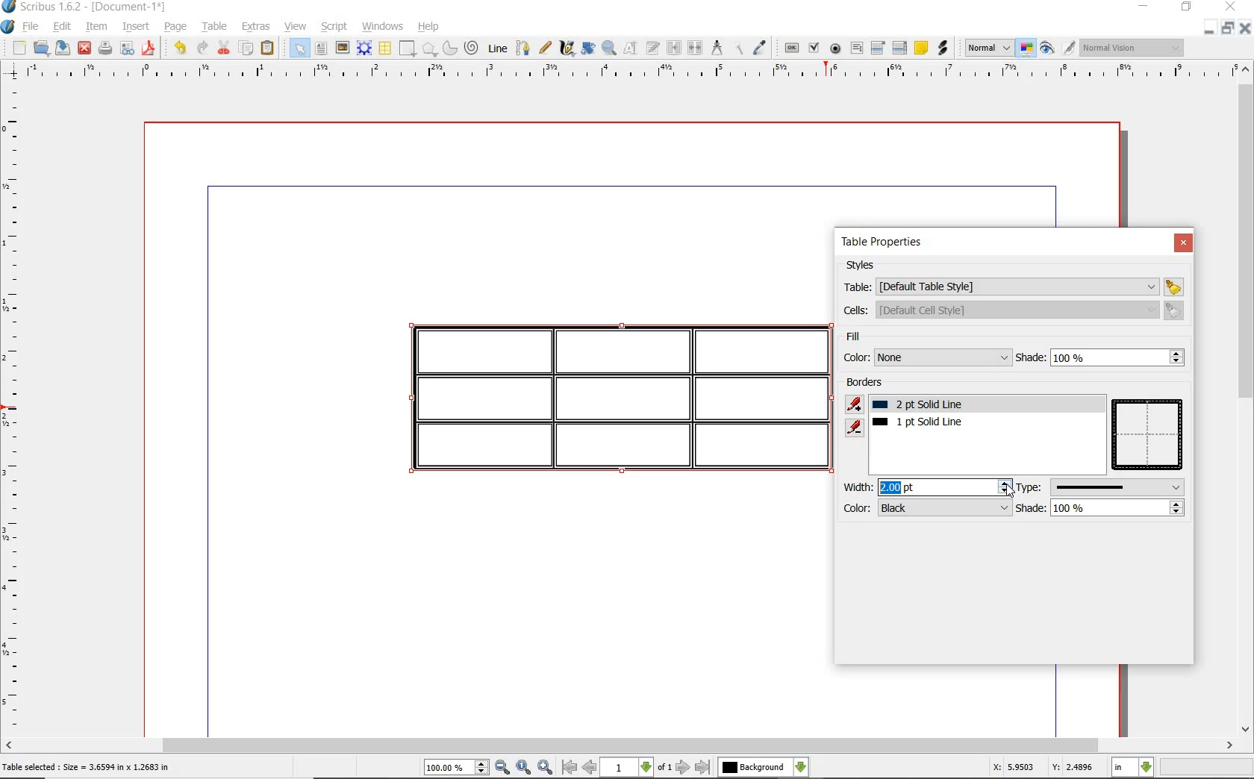 The height and width of the screenshot is (779, 1254). Describe the element at coordinates (1206, 769) in the screenshot. I see `zoom factor` at that location.